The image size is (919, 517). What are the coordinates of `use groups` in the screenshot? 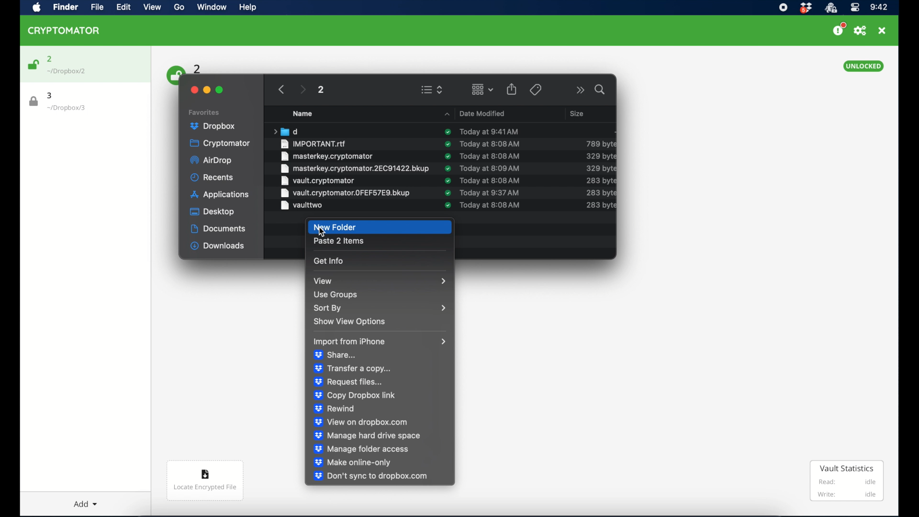 It's located at (336, 294).